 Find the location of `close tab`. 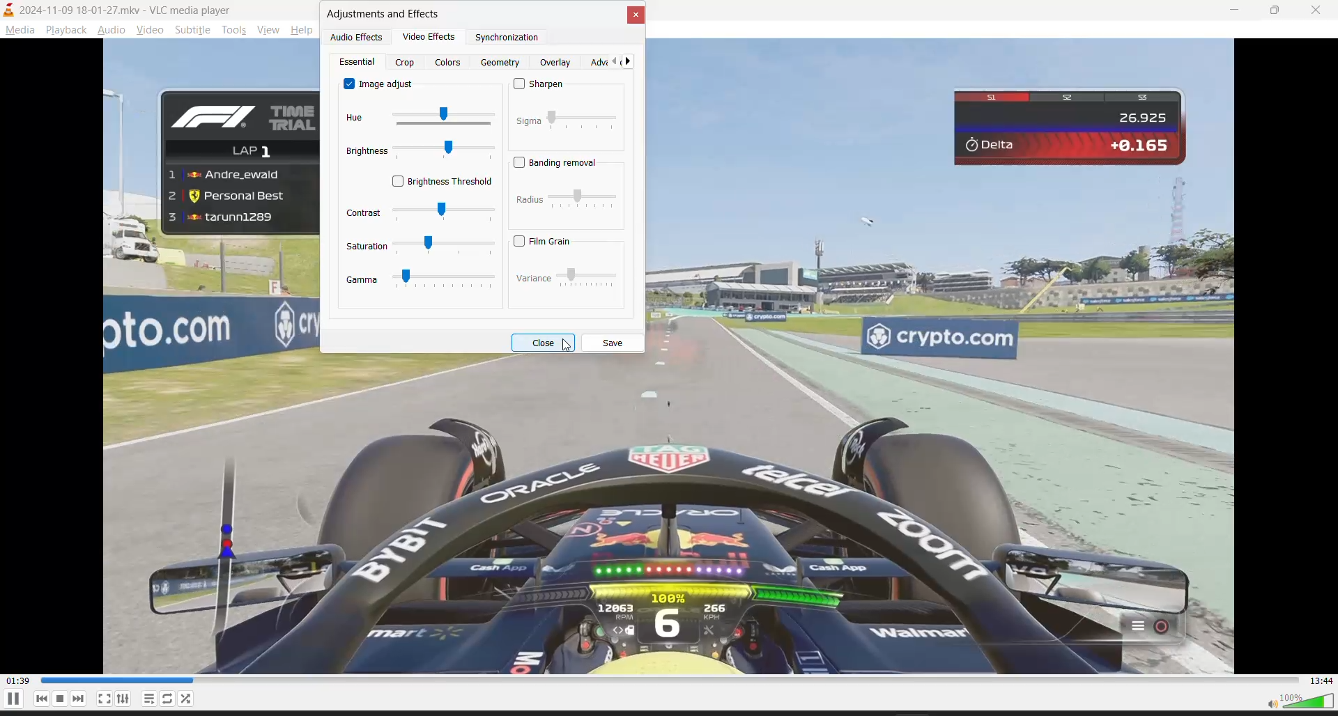

close tab is located at coordinates (638, 16).